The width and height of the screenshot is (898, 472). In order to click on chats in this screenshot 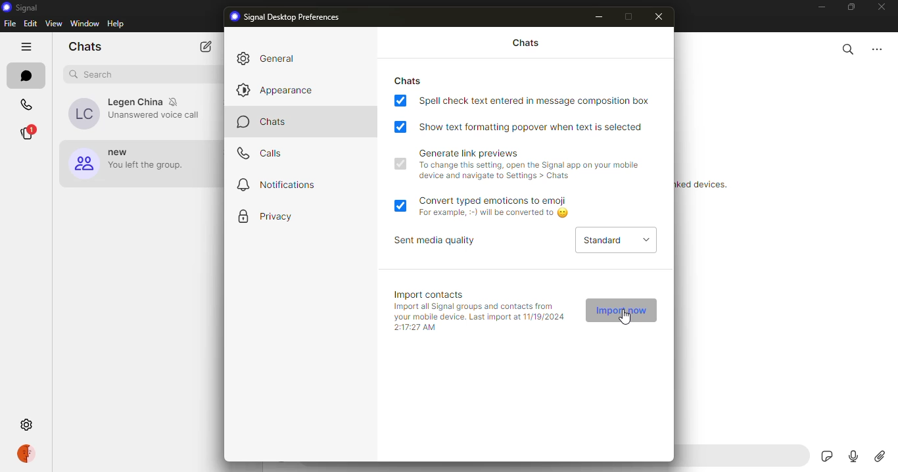, I will do `click(85, 46)`.